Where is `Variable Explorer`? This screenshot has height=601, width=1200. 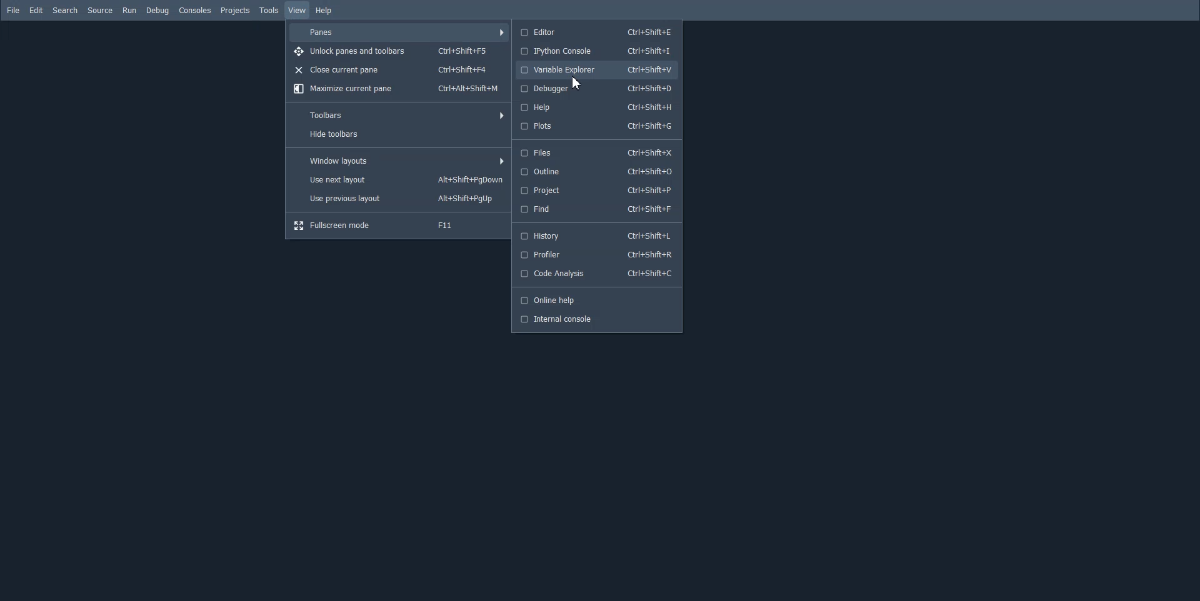
Variable Explorer is located at coordinates (596, 70).